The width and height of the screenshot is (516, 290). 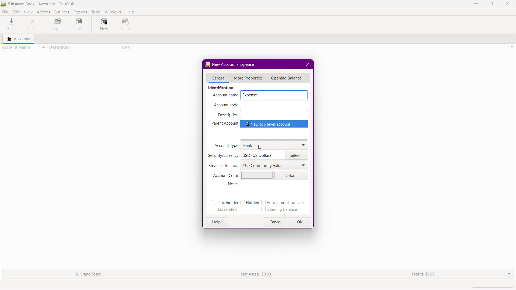 What do you see at coordinates (267, 190) in the screenshot?
I see `Notes` at bounding box center [267, 190].